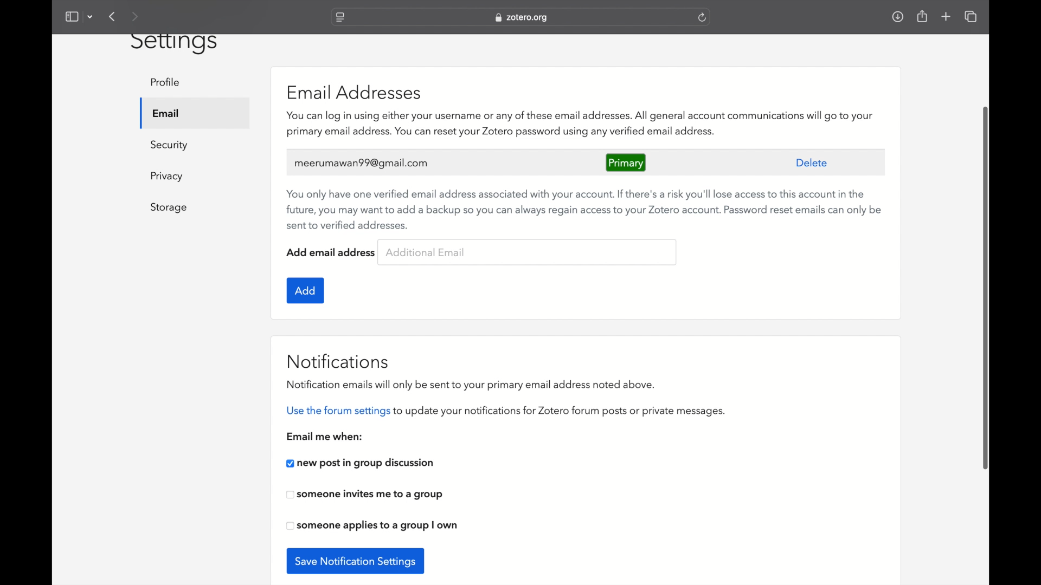 This screenshot has height=585, width=1041. I want to click on profile, so click(165, 83).